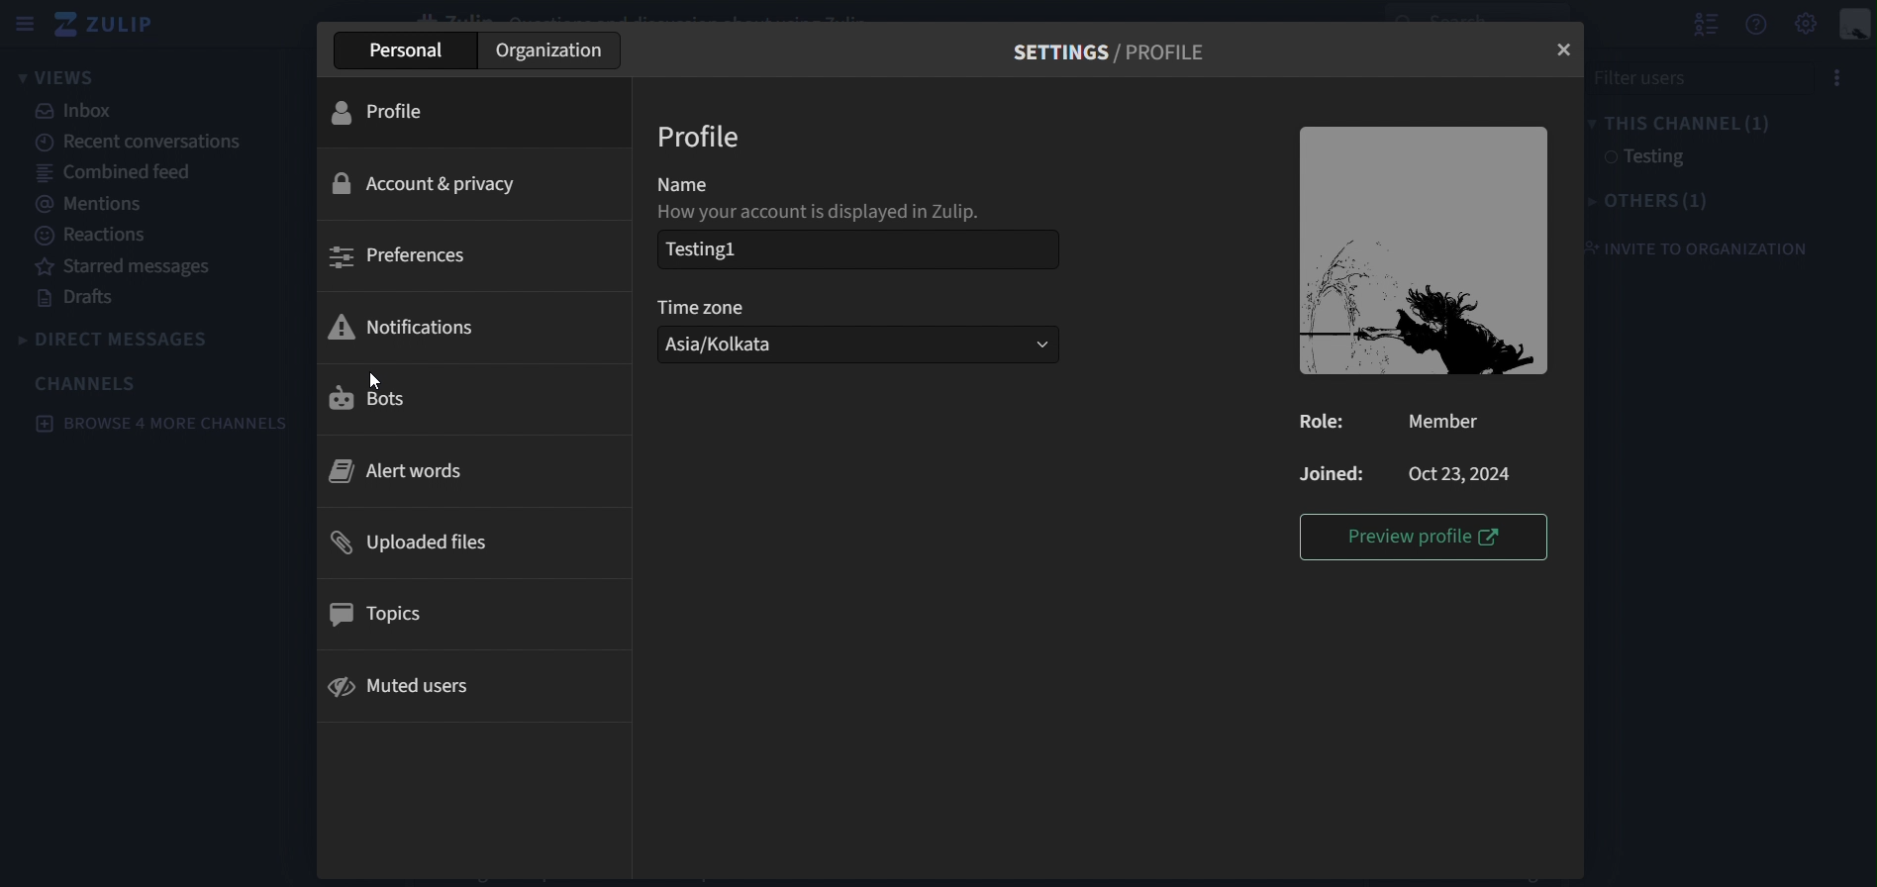 The width and height of the screenshot is (1877, 887). I want to click on name, so click(696, 180).